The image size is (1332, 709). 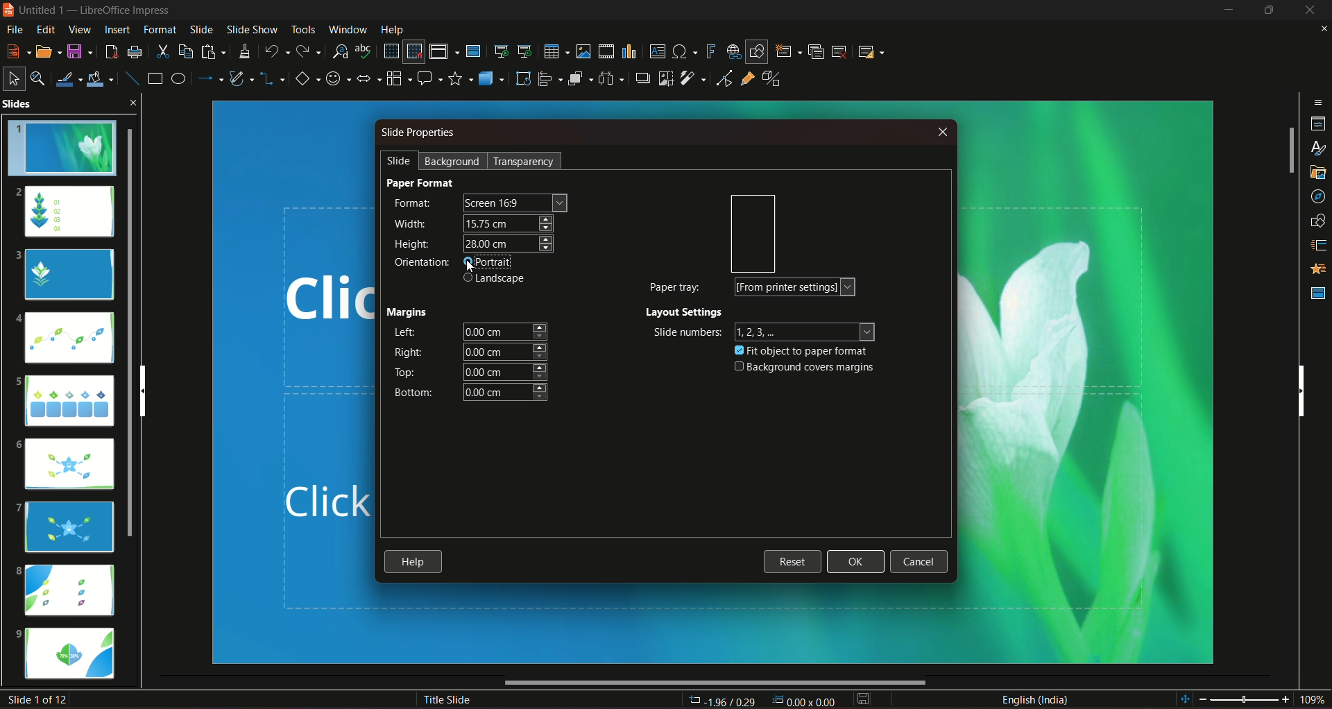 I want to click on block arrows, so click(x=369, y=79).